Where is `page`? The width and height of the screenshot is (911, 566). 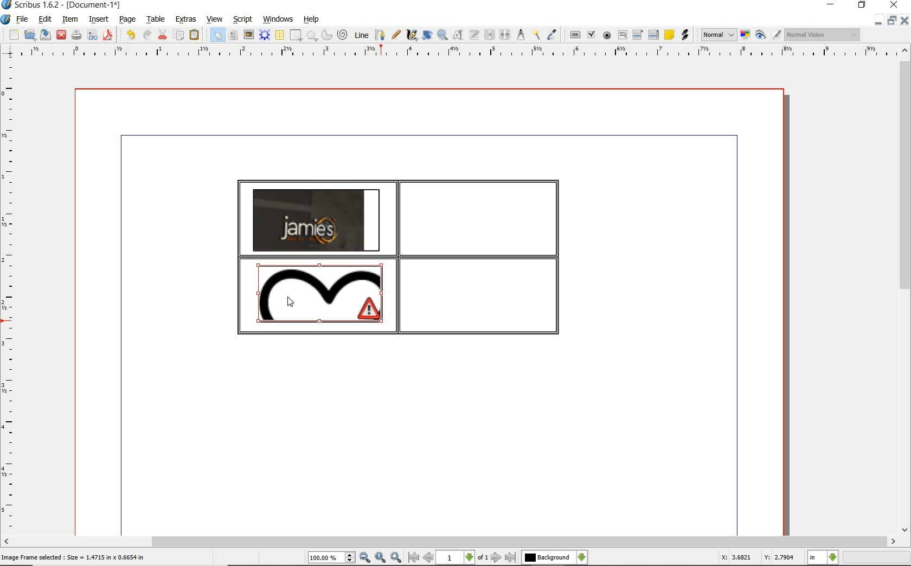
page is located at coordinates (127, 20).